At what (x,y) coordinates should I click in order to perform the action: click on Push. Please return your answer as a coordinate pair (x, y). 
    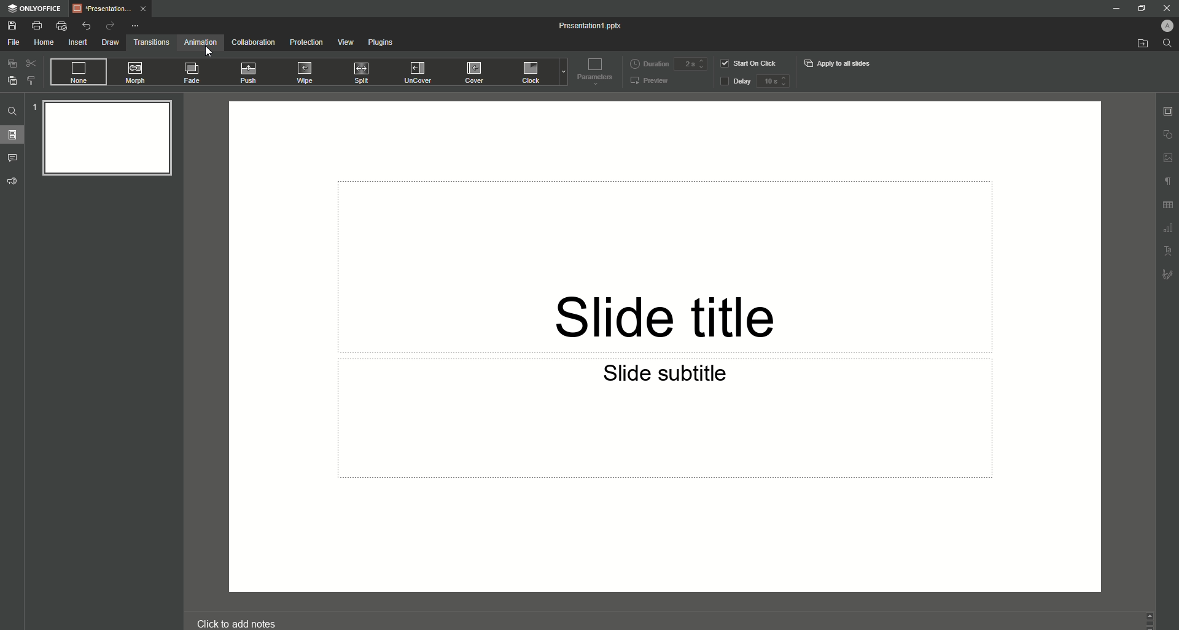
    Looking at the image, I should click on (249, 72).